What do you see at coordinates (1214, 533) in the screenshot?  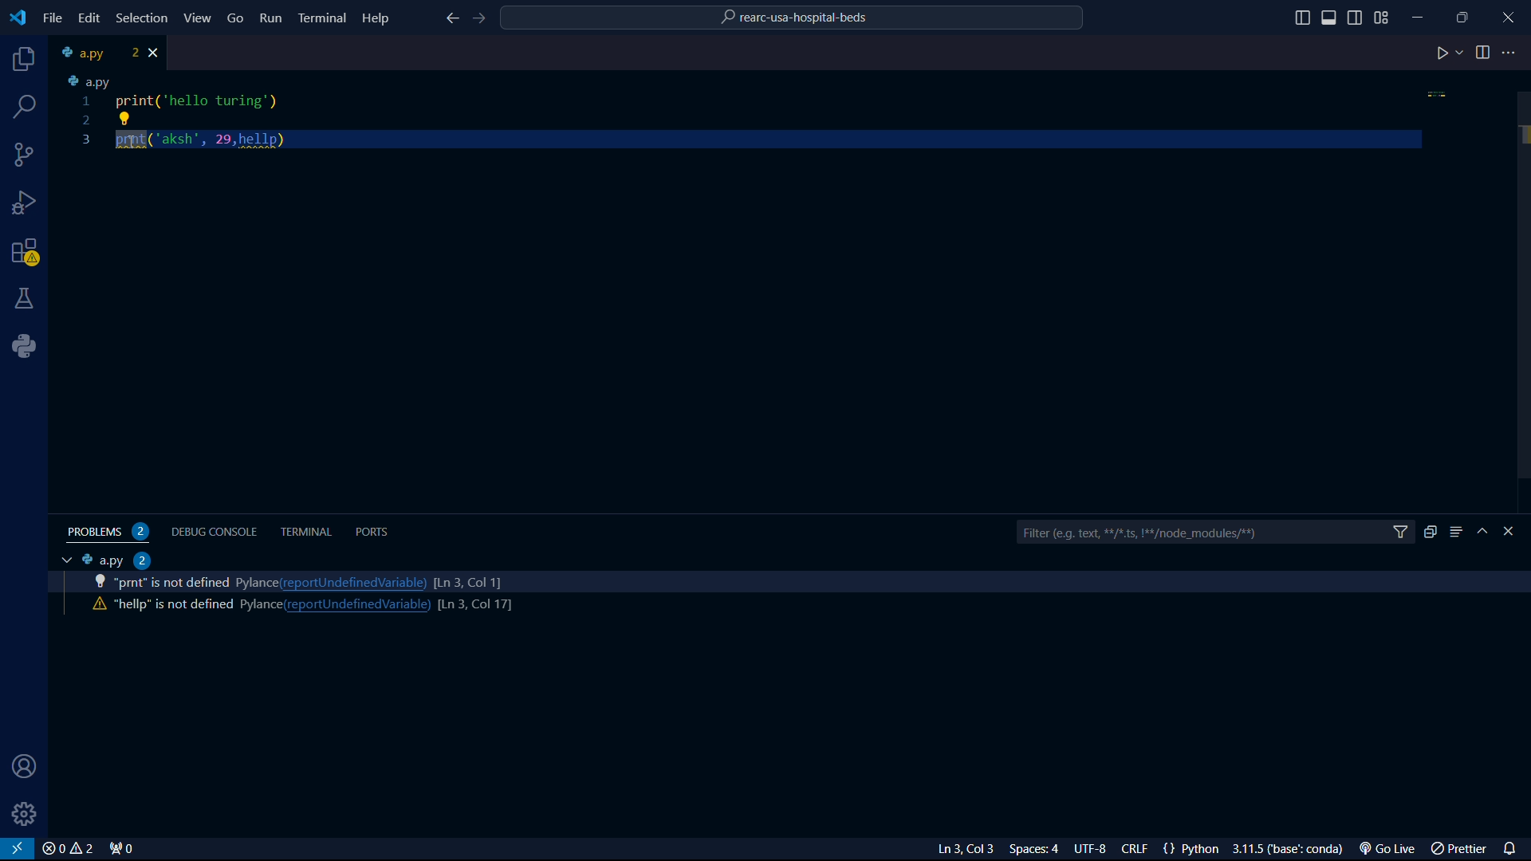 I see `filter bar` at bounding box center [1214, 533].